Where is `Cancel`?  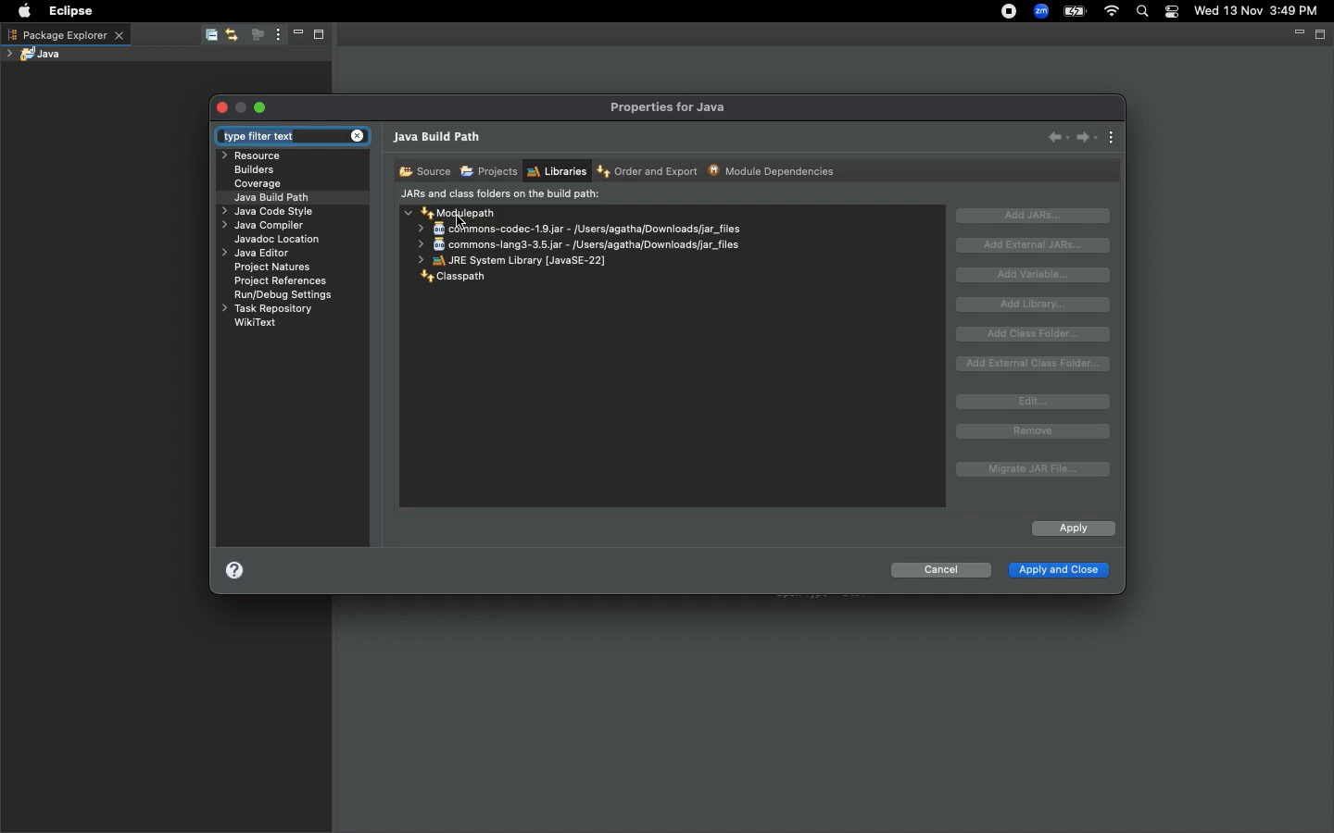 Cancel is located at coordinates (940, 573).